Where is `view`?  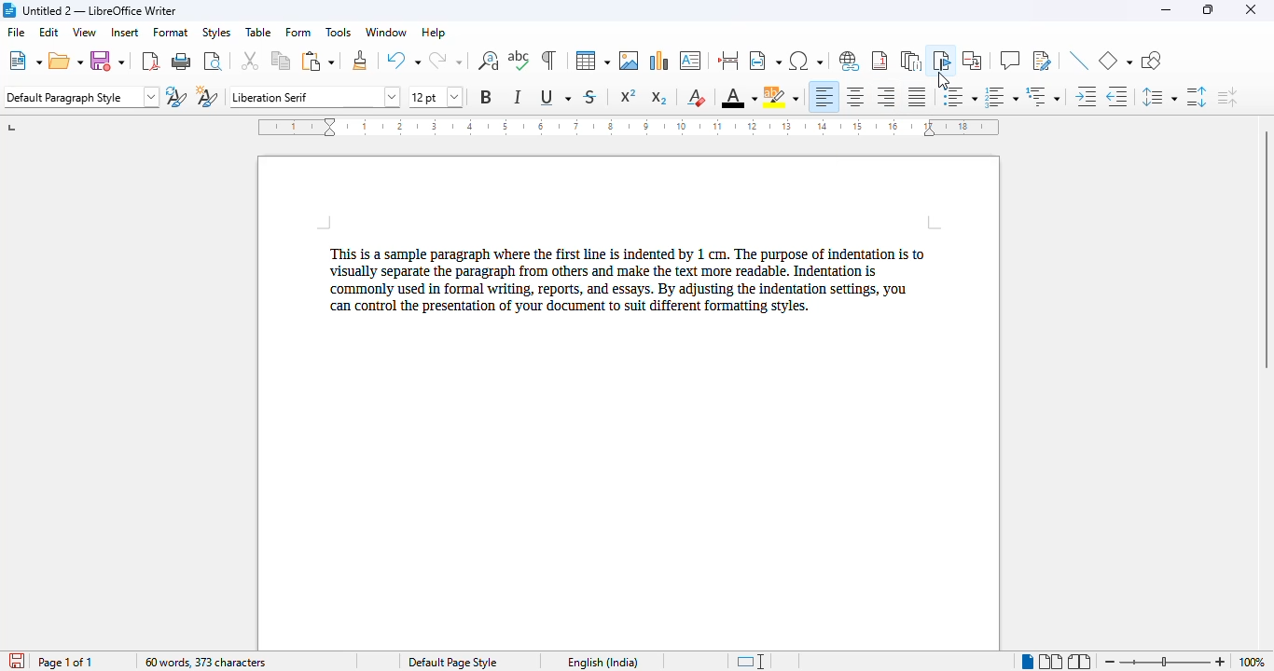
view is located at coordinates (84, 32).